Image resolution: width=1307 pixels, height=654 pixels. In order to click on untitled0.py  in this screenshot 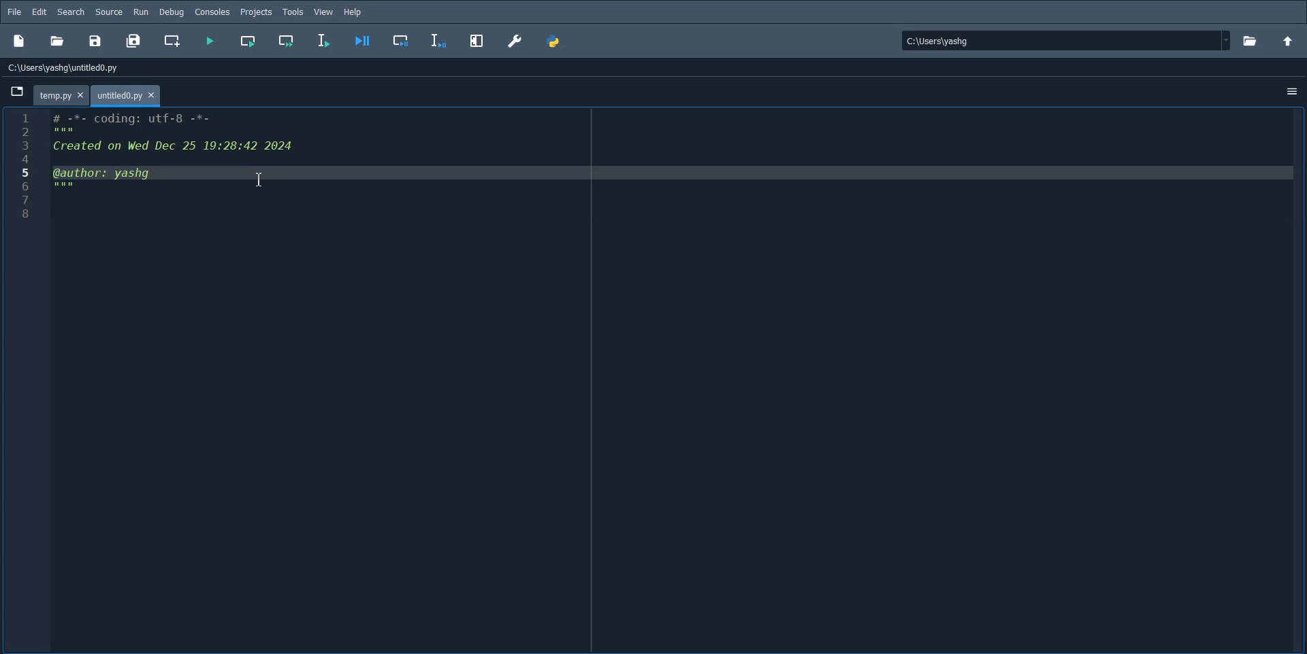, I will do `click(126, 97)`.